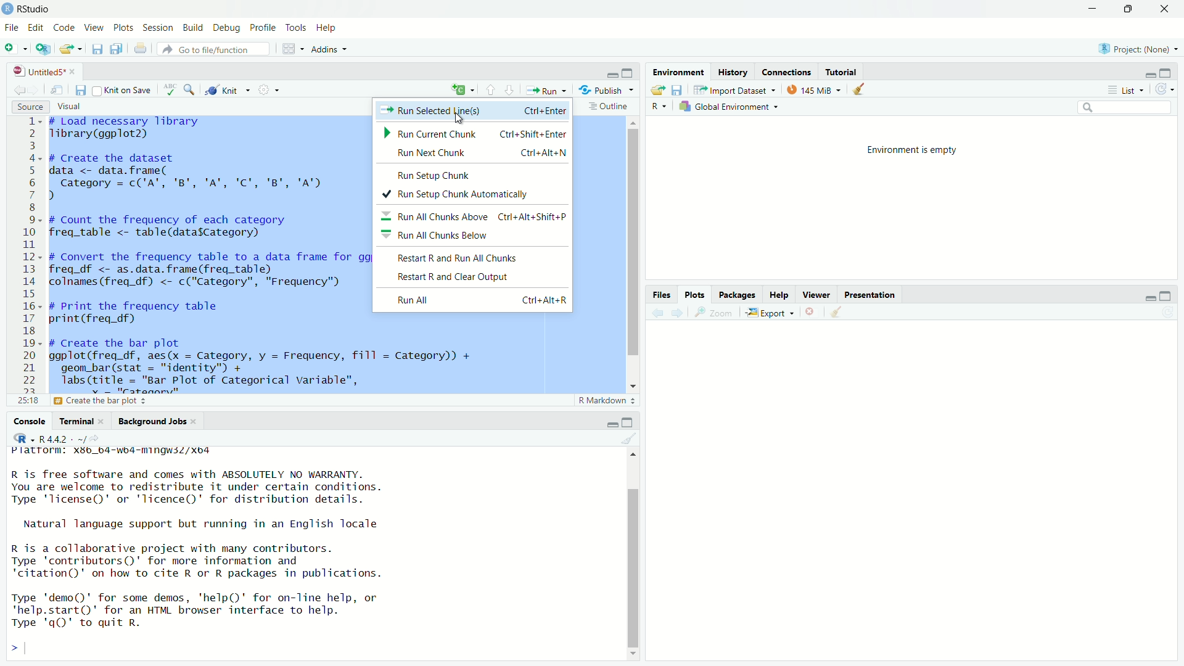  I want to click on maximize, so click(1167, 297).